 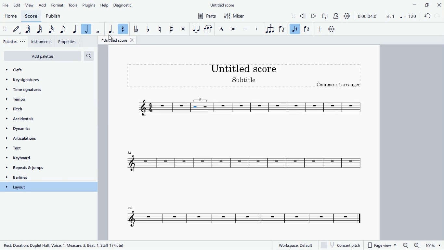 What do you see at coordinates (307, 30) in the screenshot?
I see `voice 2` at bounding box center [307, 30].